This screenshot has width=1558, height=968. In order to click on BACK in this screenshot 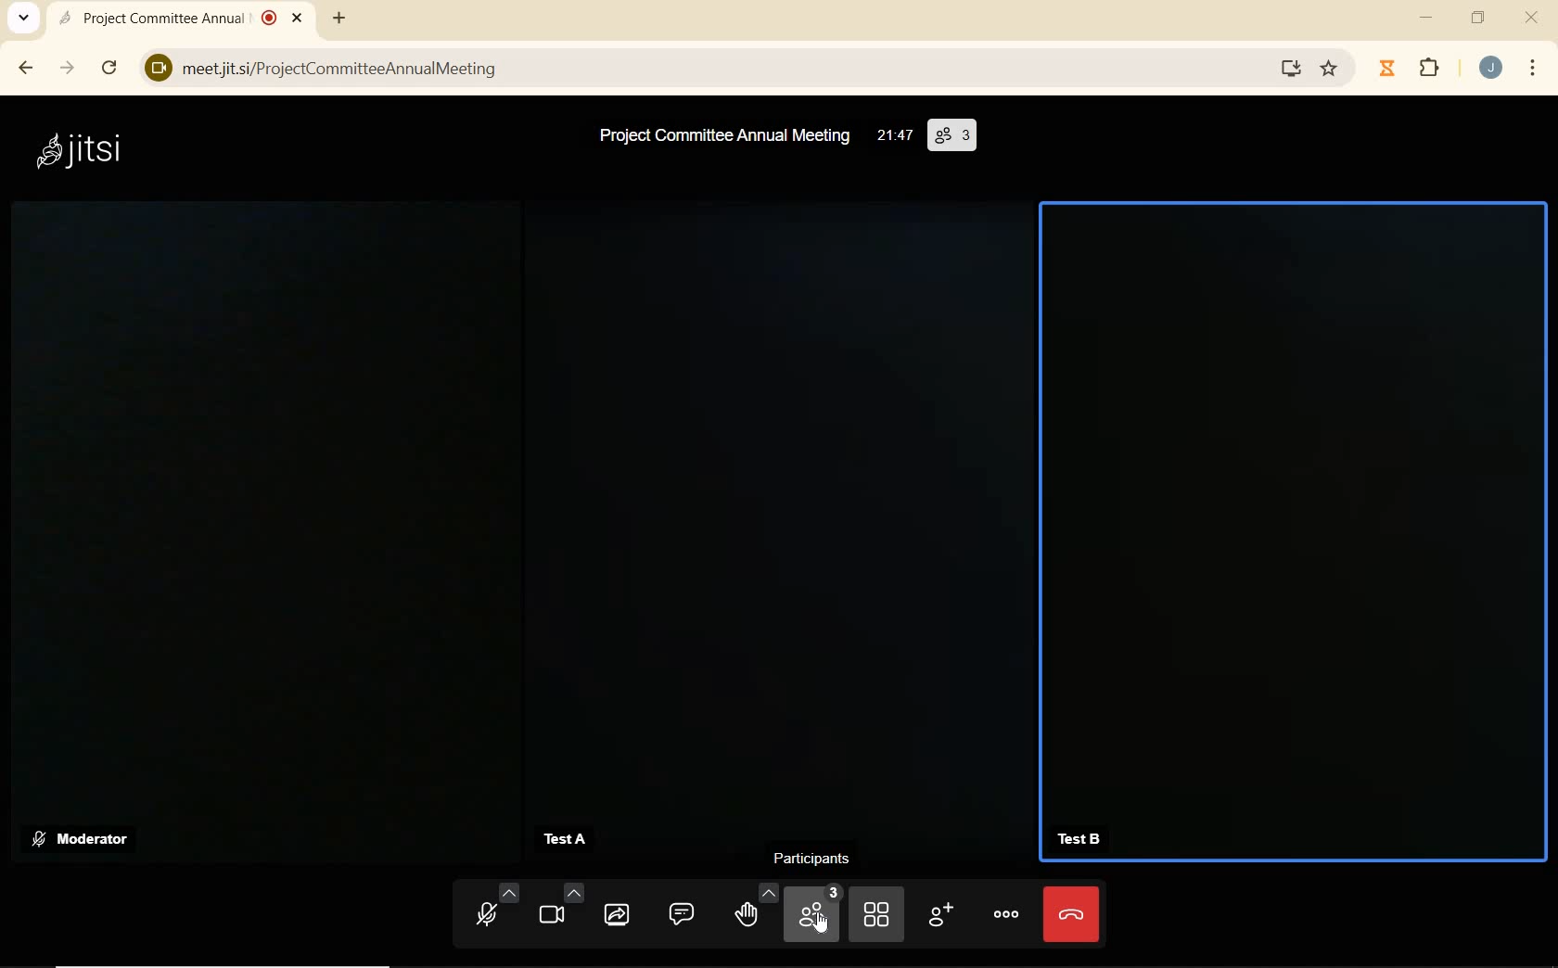, I will do `click(24, 70)`.